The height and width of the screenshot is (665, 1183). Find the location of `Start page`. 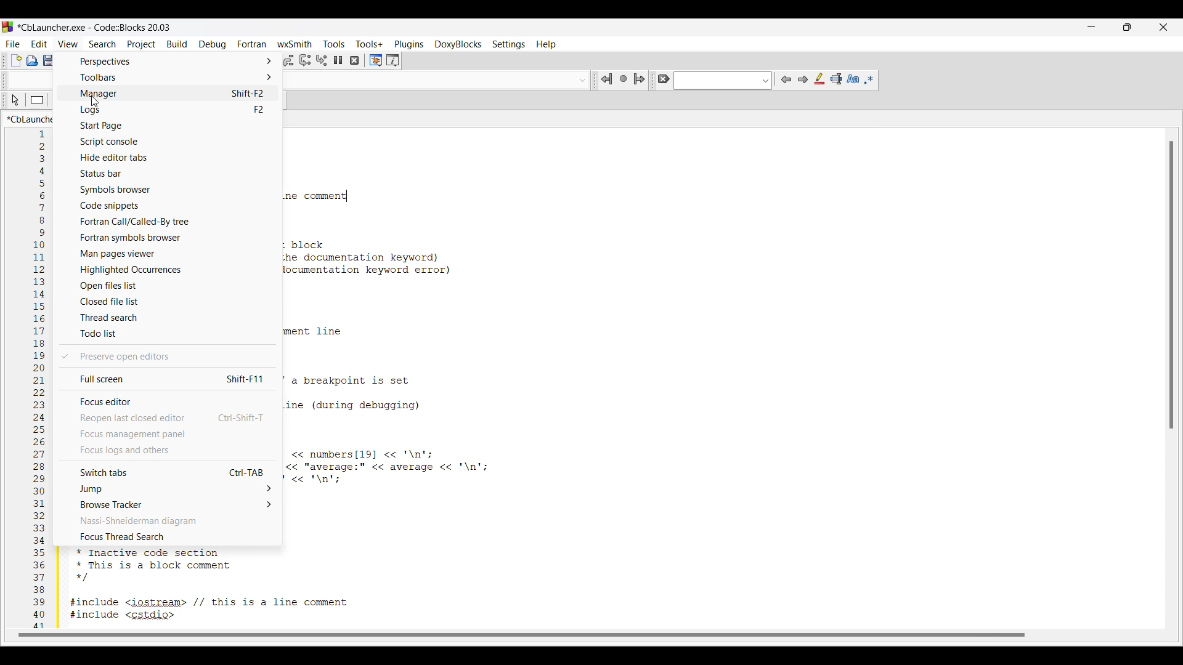

Start page is located at coordinates (169, 126).